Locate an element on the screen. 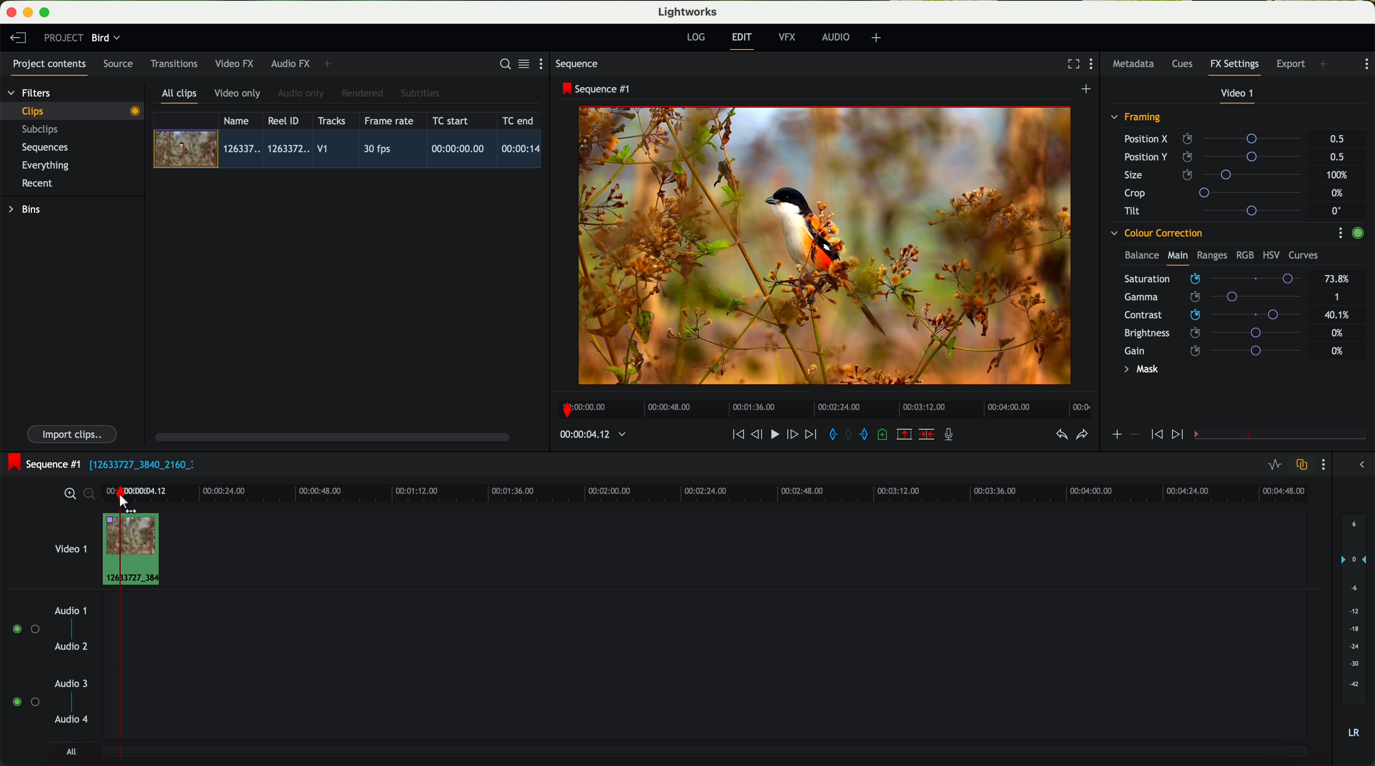 This screenshot has height=766, width=1375. drag to is located at coordinates (130, 505).